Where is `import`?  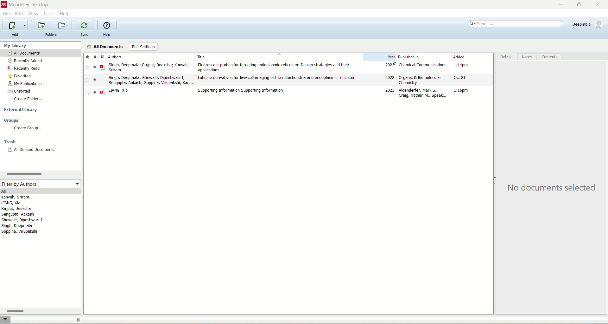
import is located at coordinates (15, 25).